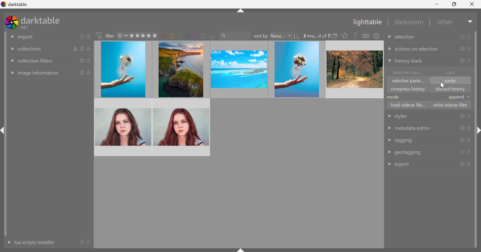  What do you see at coordinates (106, 35) in the screenshot?
I see `filter` at bounding box center [106, 35].